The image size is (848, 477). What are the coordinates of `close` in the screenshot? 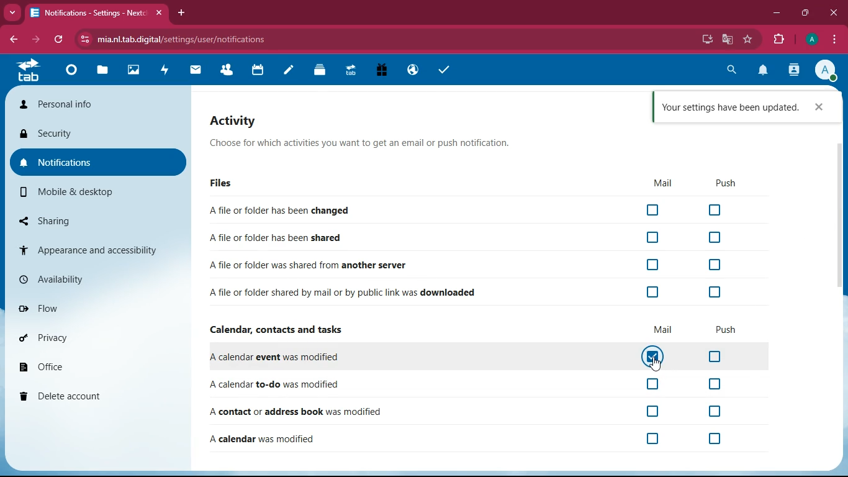 It's located at (819, 107).